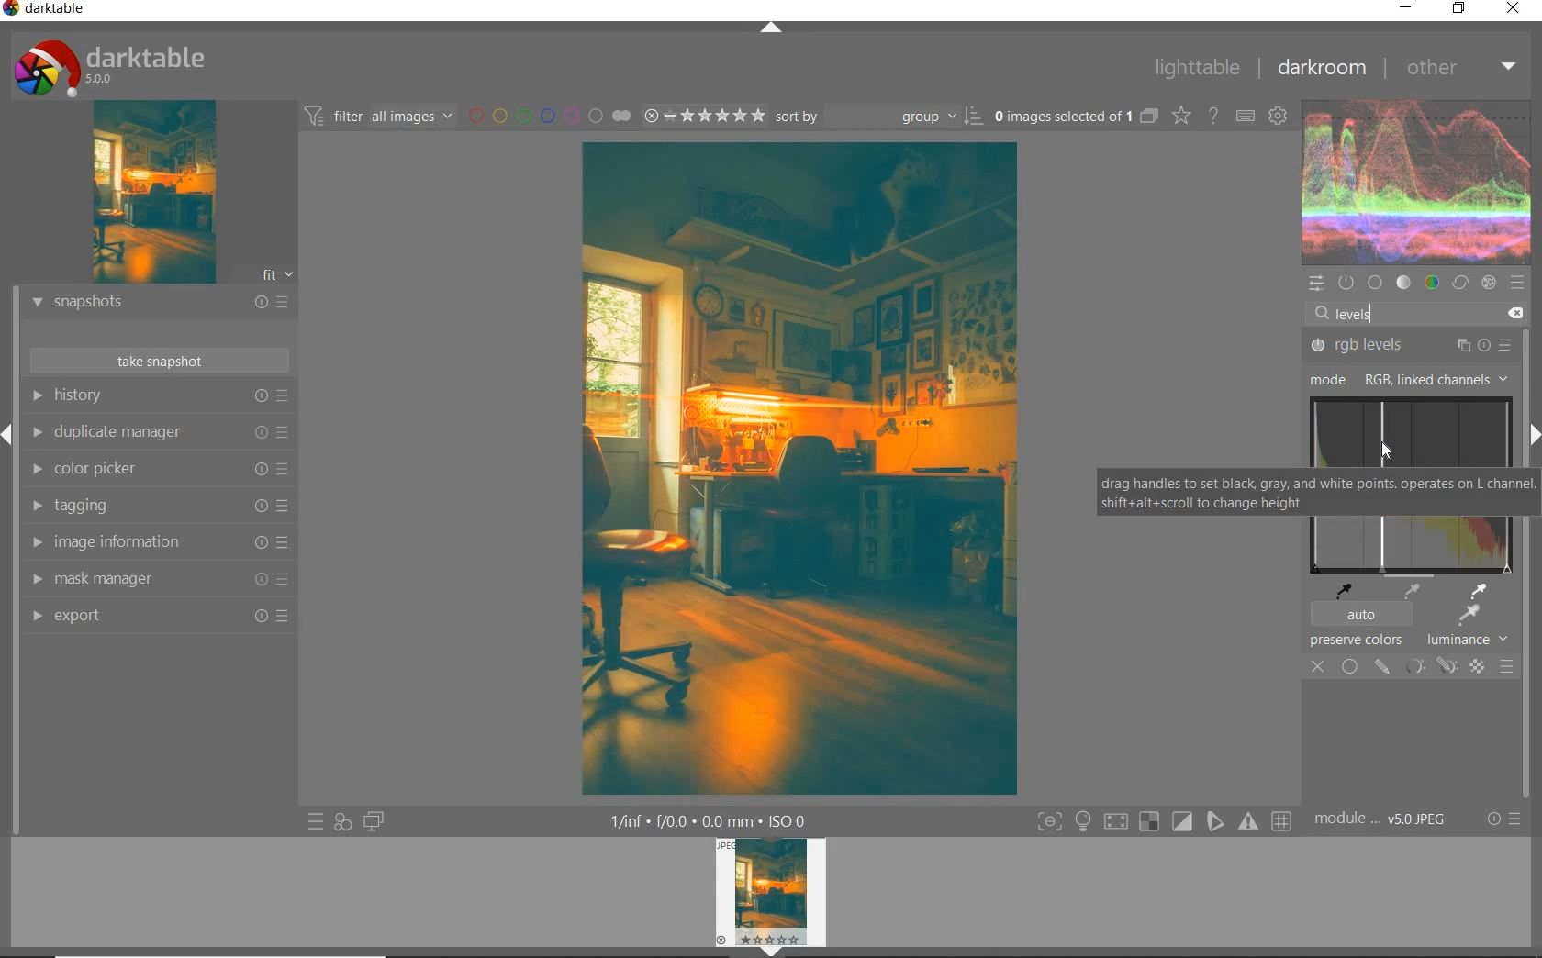 This screenshot has height=958, width=1542. Describe the element at coordinates (1472, 640) in the screenshot. I see `lunminance` at that location.